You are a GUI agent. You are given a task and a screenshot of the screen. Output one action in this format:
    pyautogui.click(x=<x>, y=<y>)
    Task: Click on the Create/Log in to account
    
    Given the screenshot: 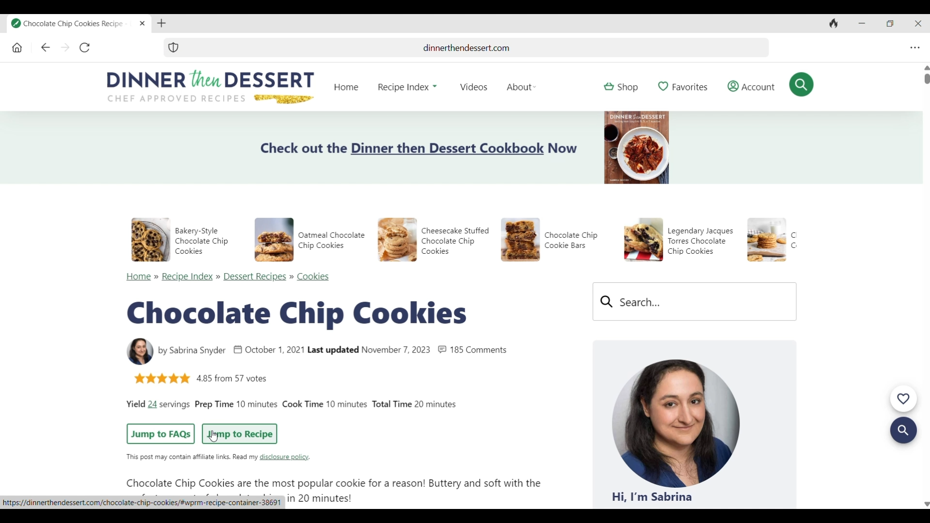 What is the action you would take?
    pyautogui.click(x=752, y=86)
    